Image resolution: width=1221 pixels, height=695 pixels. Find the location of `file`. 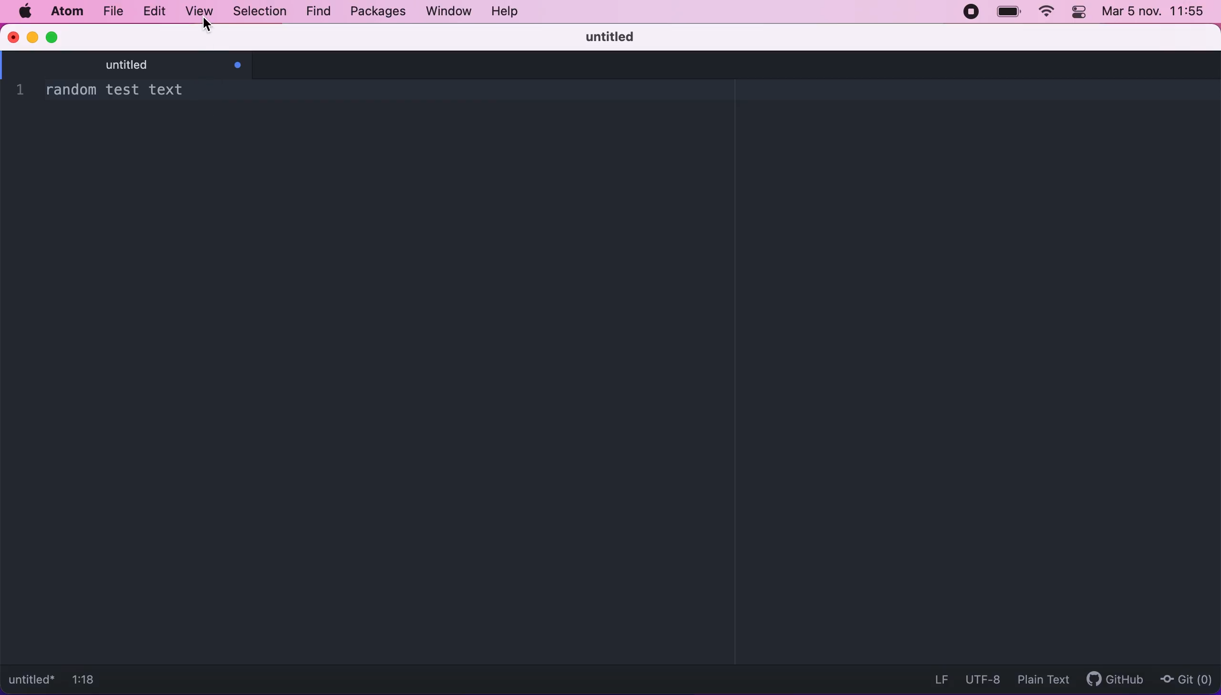

file is located at coordinates (114, 12).